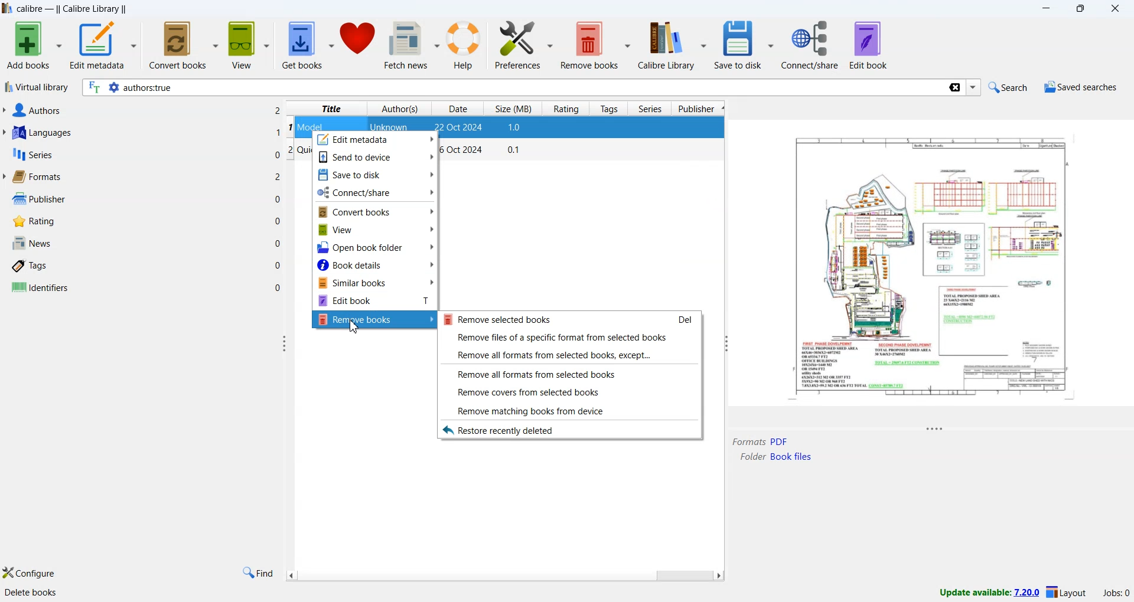 The width and height of the screenshot is (1134, 602). Describe the element at coordinates (1050, 9) in the screenshot. I see `minimize` at that location.